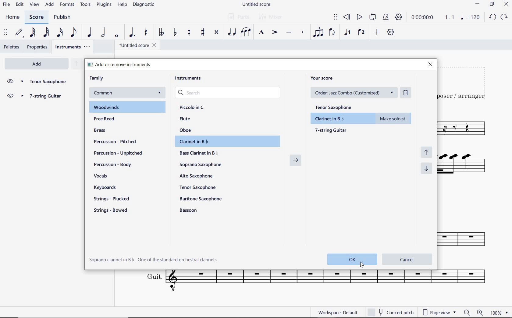 Image resolution: width=512 pixels, height=318 pixels. Describe the element at coordinates (296, 162) in the screenshot. I see `add selected instrument to score` at that location.